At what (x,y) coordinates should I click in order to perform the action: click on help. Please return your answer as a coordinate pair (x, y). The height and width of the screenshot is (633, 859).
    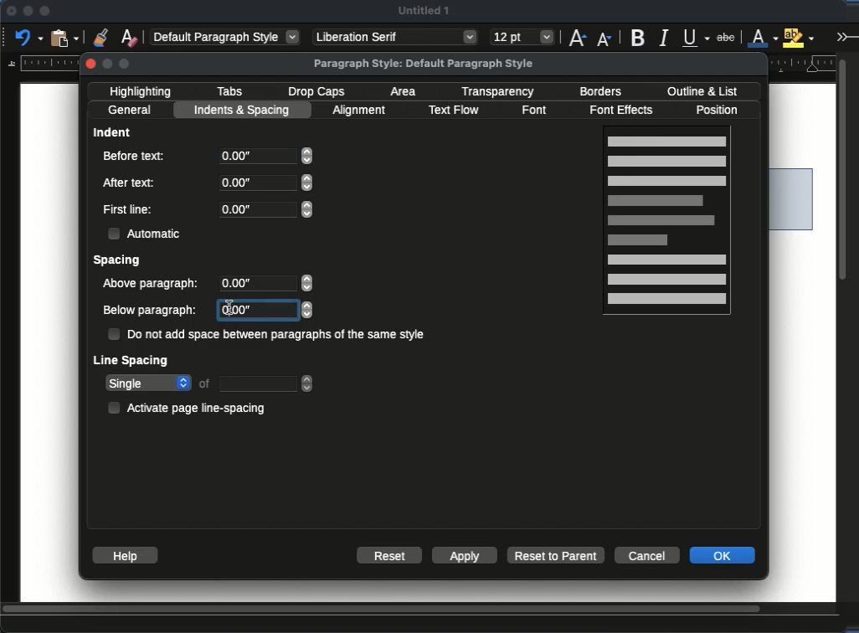
    Looking at the image, I should click on (124, 555).